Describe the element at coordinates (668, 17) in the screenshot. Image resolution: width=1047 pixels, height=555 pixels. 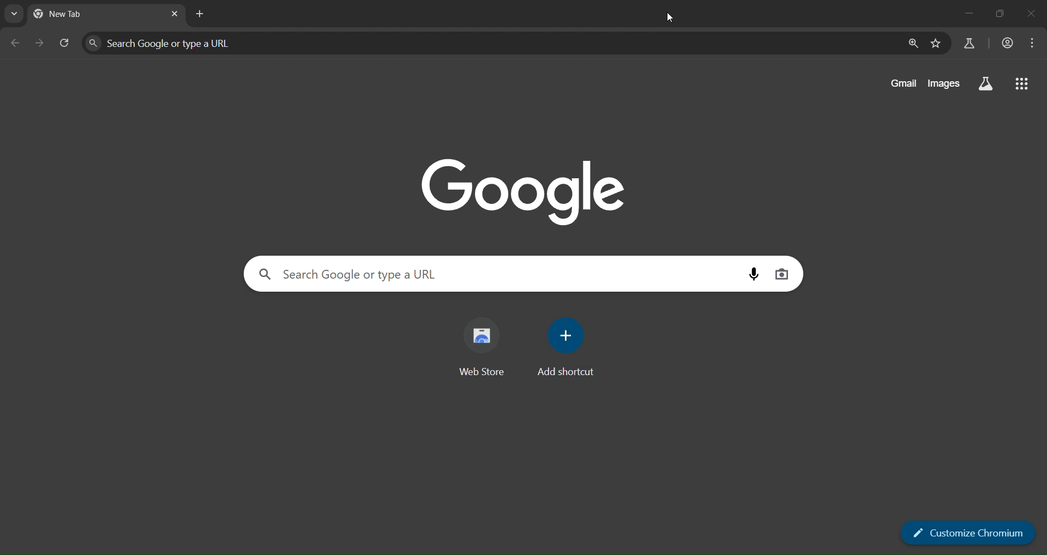
I see `cursor` at that location.